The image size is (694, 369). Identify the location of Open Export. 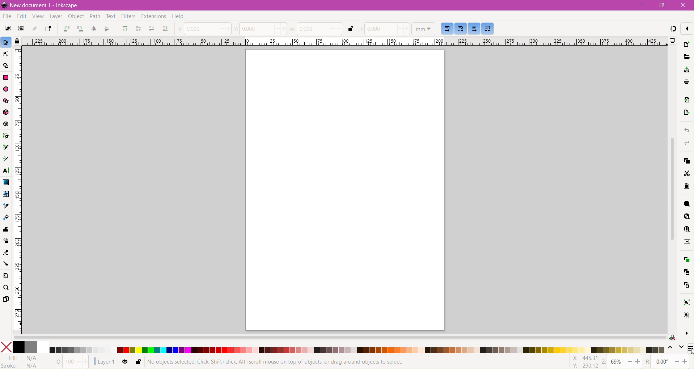
(686, 114).